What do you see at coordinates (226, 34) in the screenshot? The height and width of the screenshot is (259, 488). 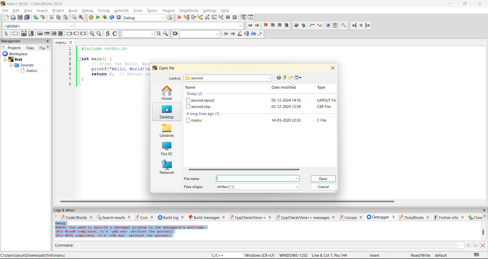 I see `previous` at bounding box center [226, 34].